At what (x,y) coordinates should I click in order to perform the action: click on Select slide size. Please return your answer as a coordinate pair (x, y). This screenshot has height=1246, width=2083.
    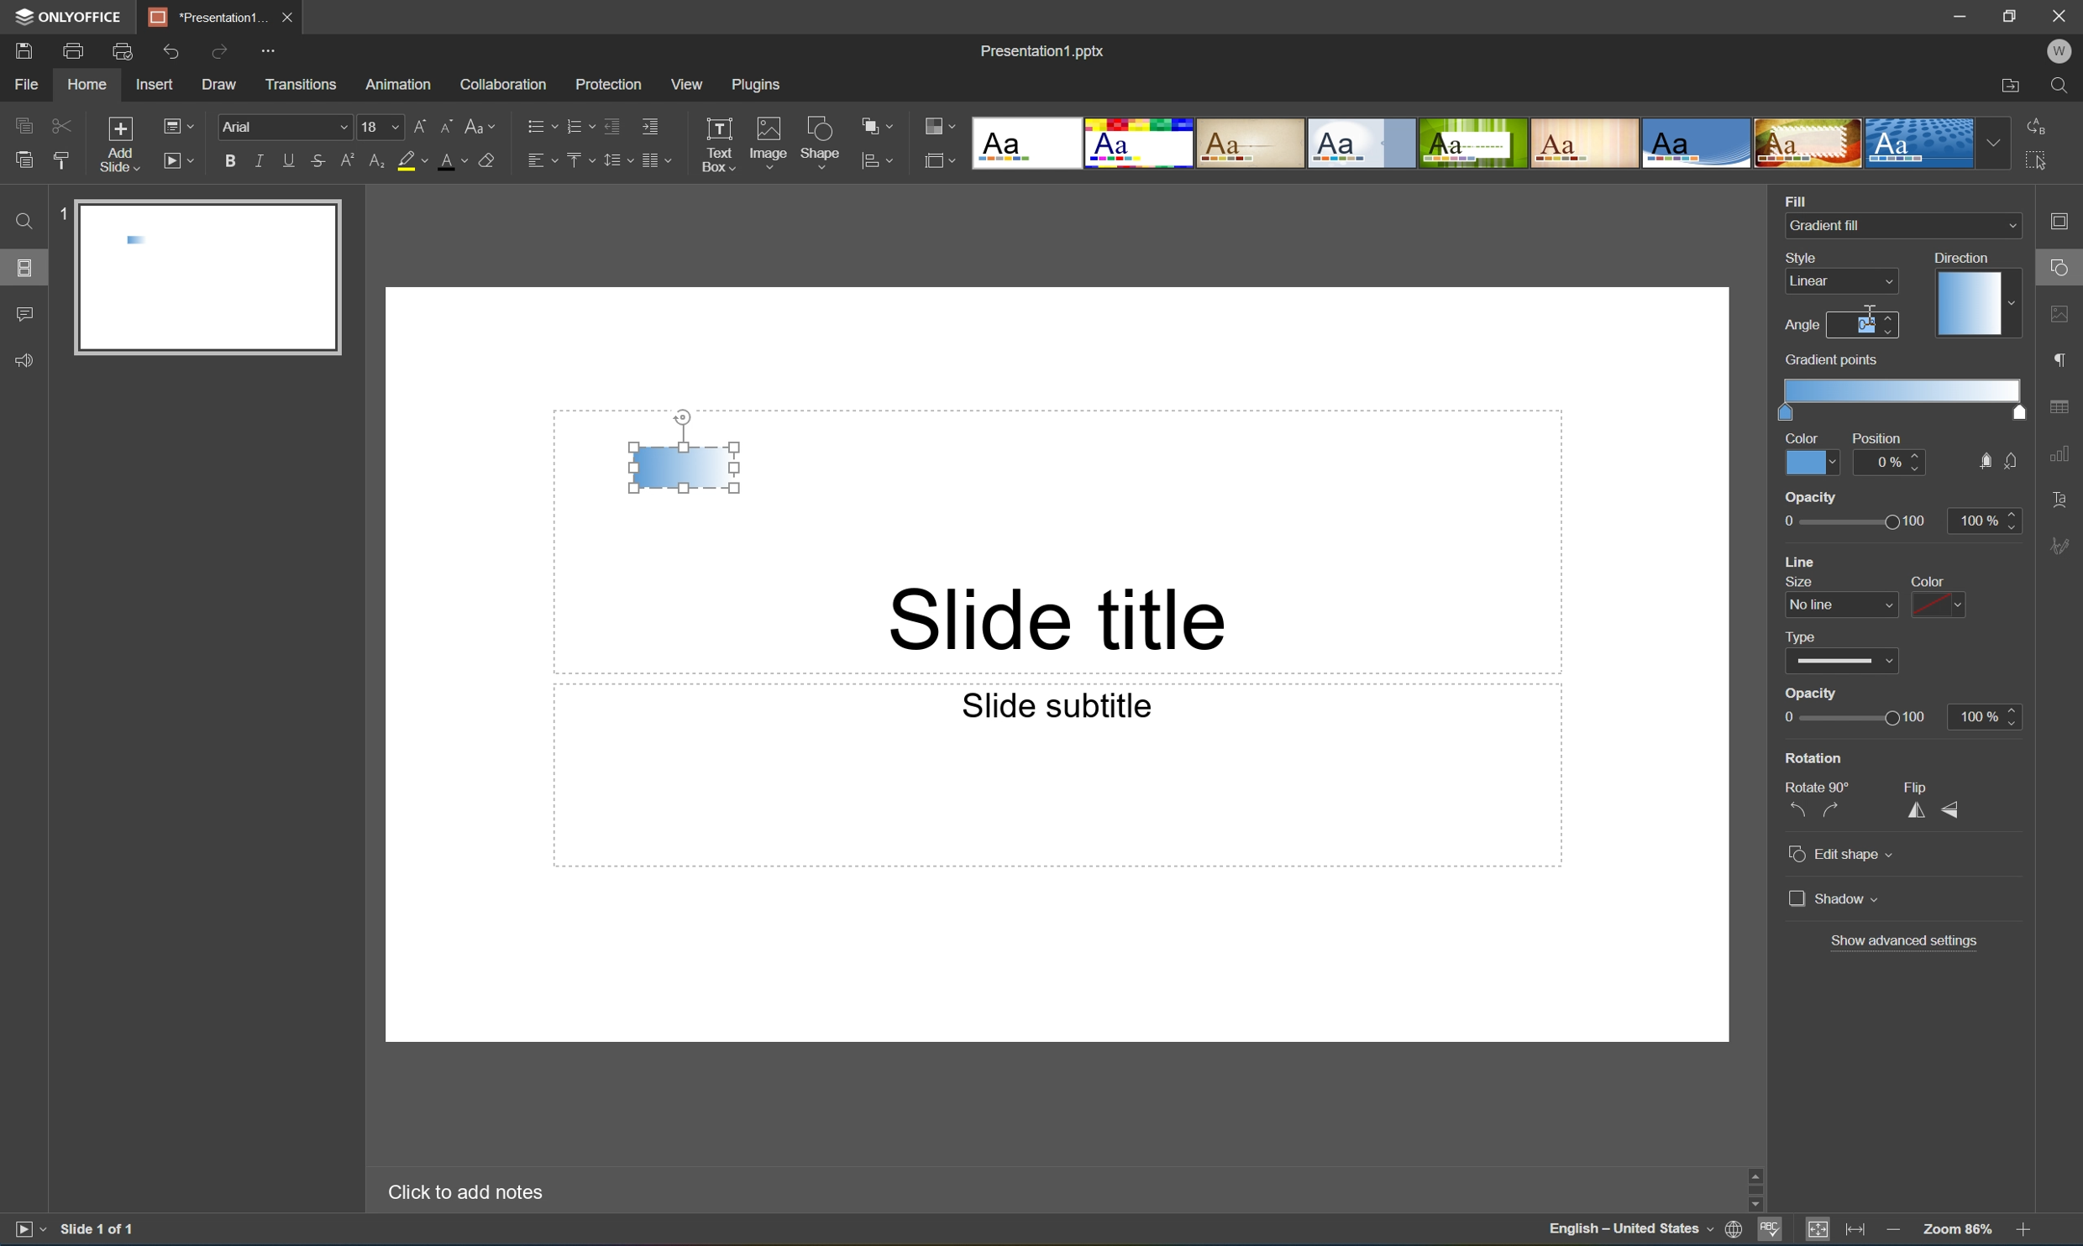
    Looking at the image, I should click on (940, 164).